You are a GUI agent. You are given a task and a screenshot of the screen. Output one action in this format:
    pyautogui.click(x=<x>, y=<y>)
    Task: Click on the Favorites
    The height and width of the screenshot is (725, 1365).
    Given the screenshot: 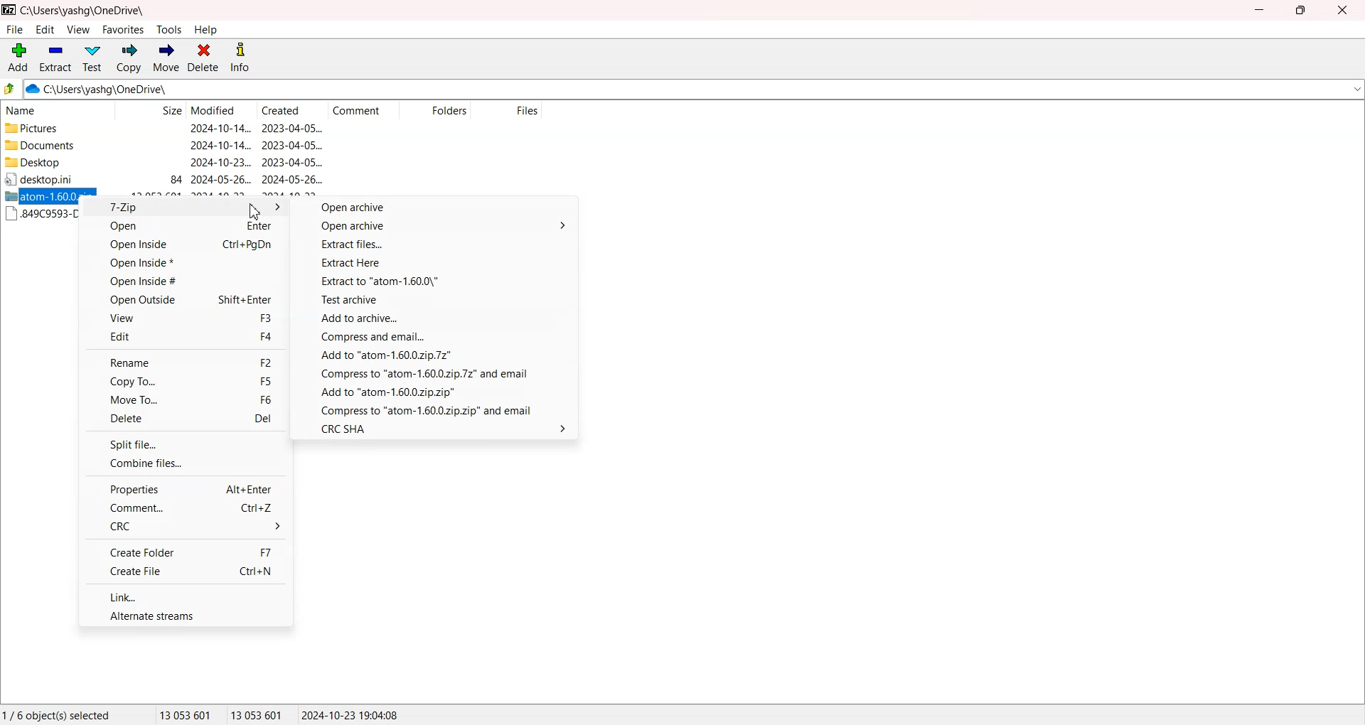 What is the action you would take?
    pyautogui.click(x=124, y=29)
    